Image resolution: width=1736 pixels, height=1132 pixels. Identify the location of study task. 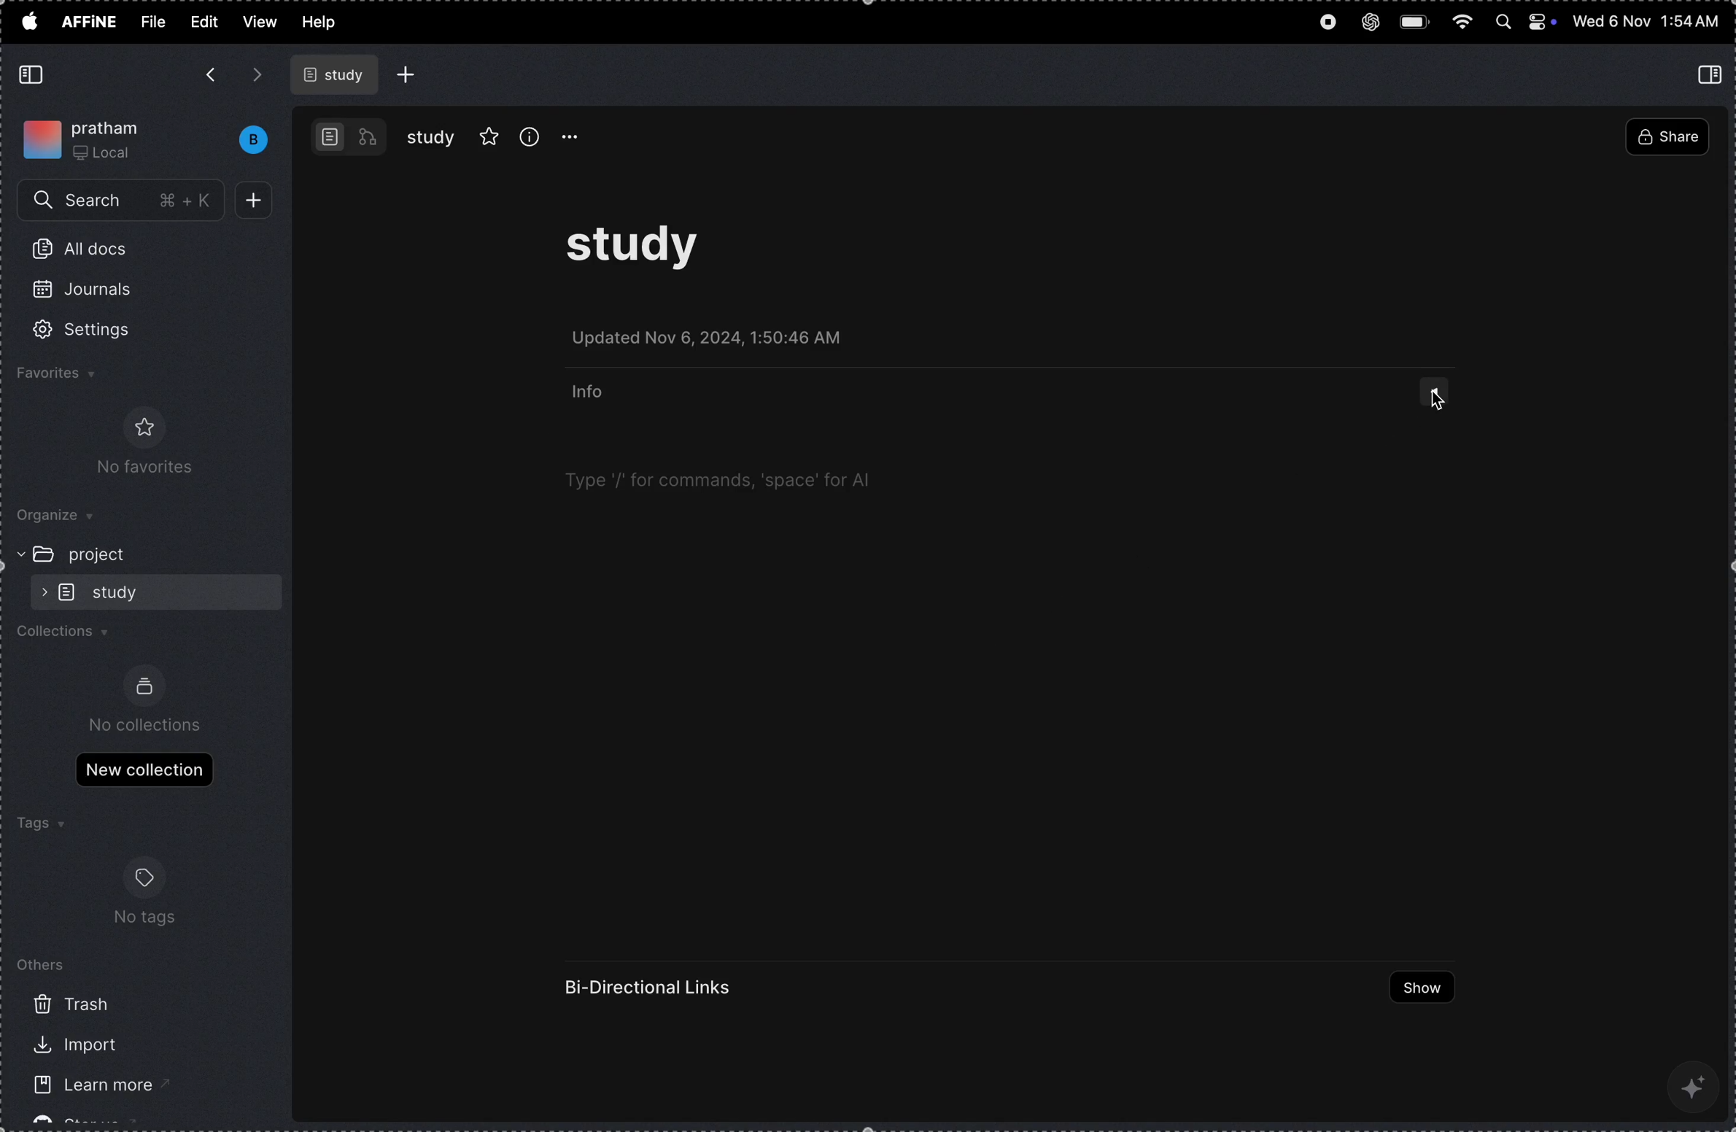
(645, 253).